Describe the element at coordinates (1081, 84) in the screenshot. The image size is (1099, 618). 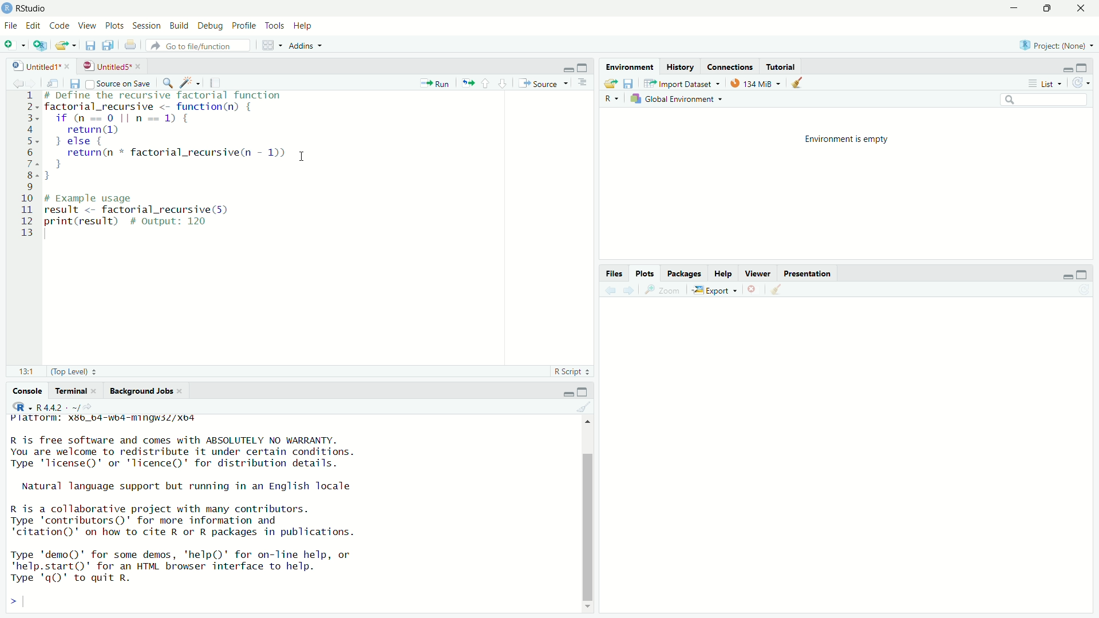
I see `Refresh the list of objects in the environment` at that location.